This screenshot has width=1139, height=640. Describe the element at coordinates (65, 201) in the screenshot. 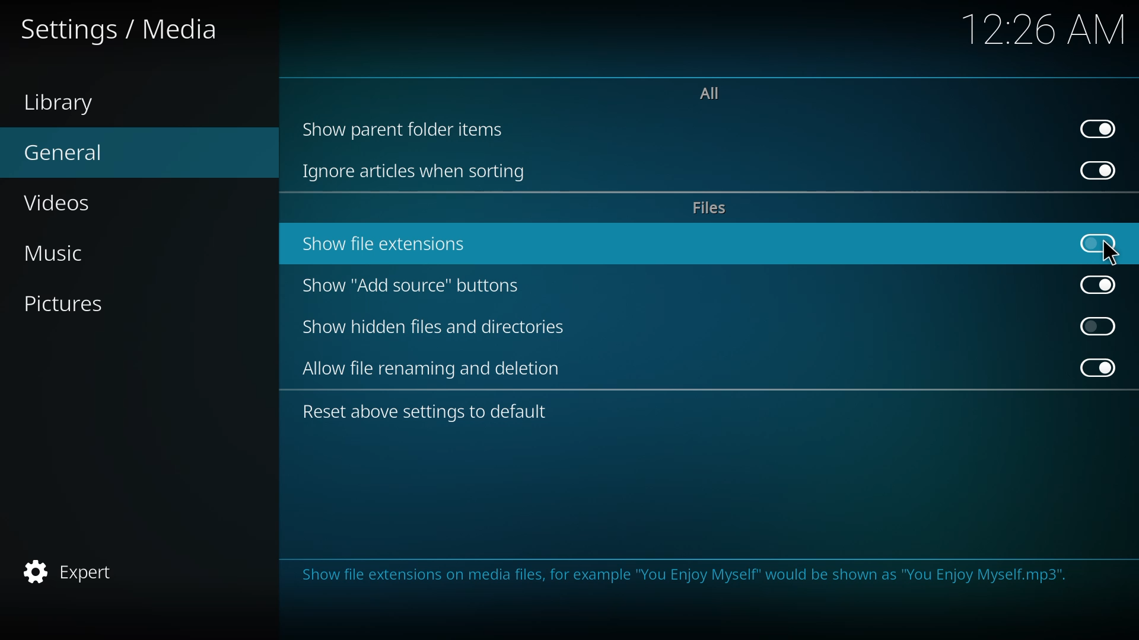

I see `videos` at that location.